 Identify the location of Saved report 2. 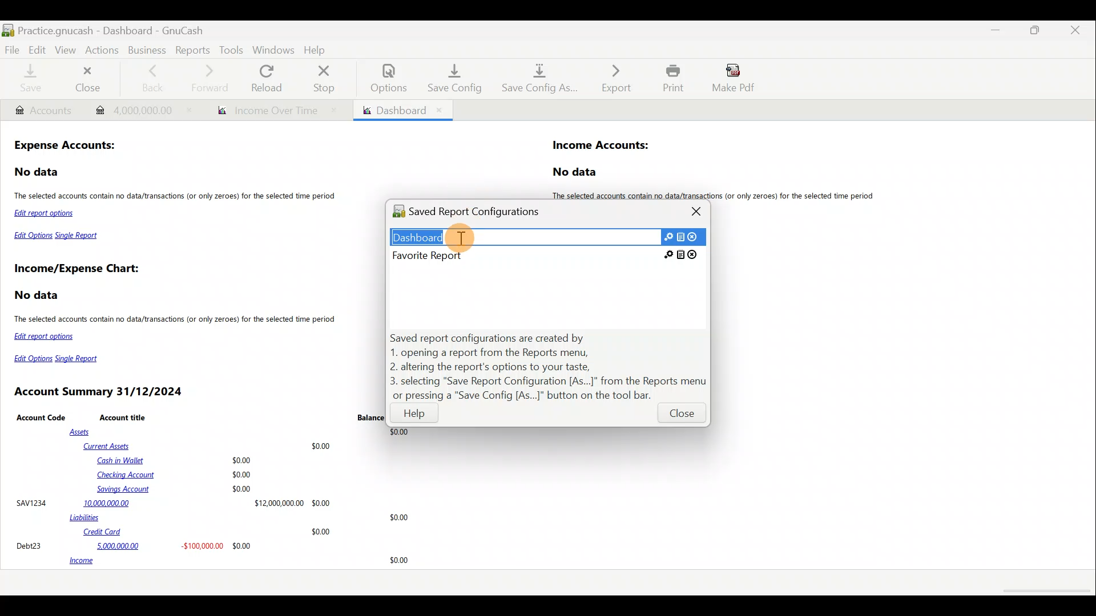
(546, 255).